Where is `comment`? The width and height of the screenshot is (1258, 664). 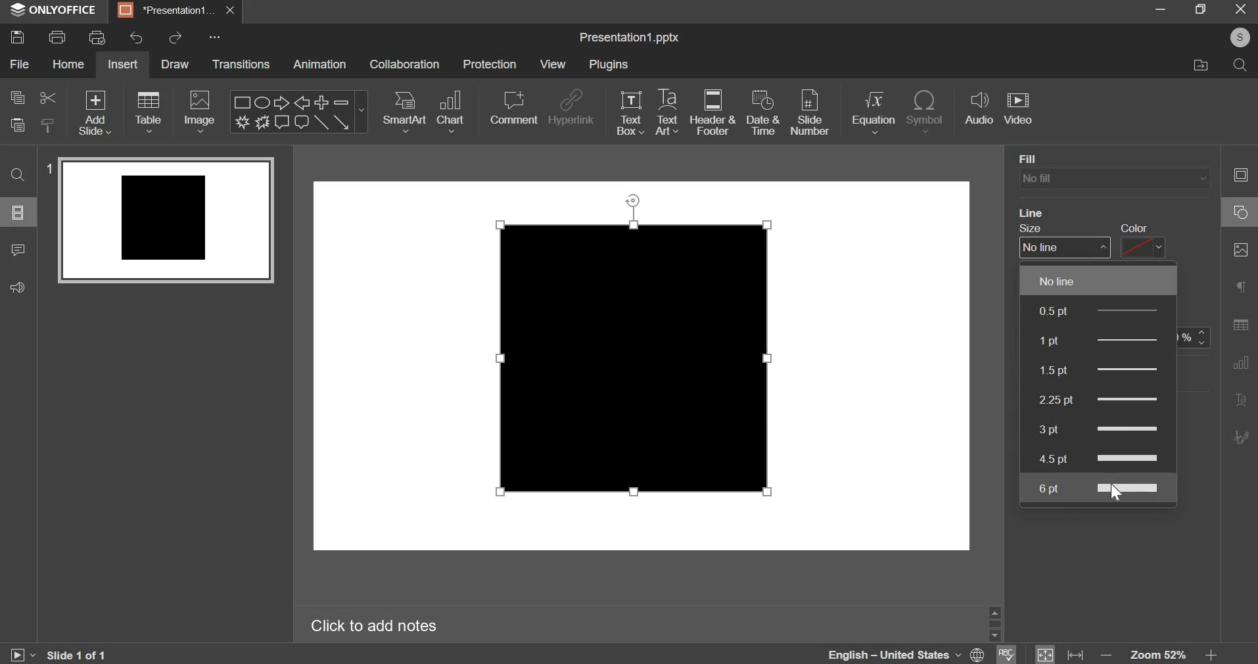 comment is located at coordinates (513, 108).